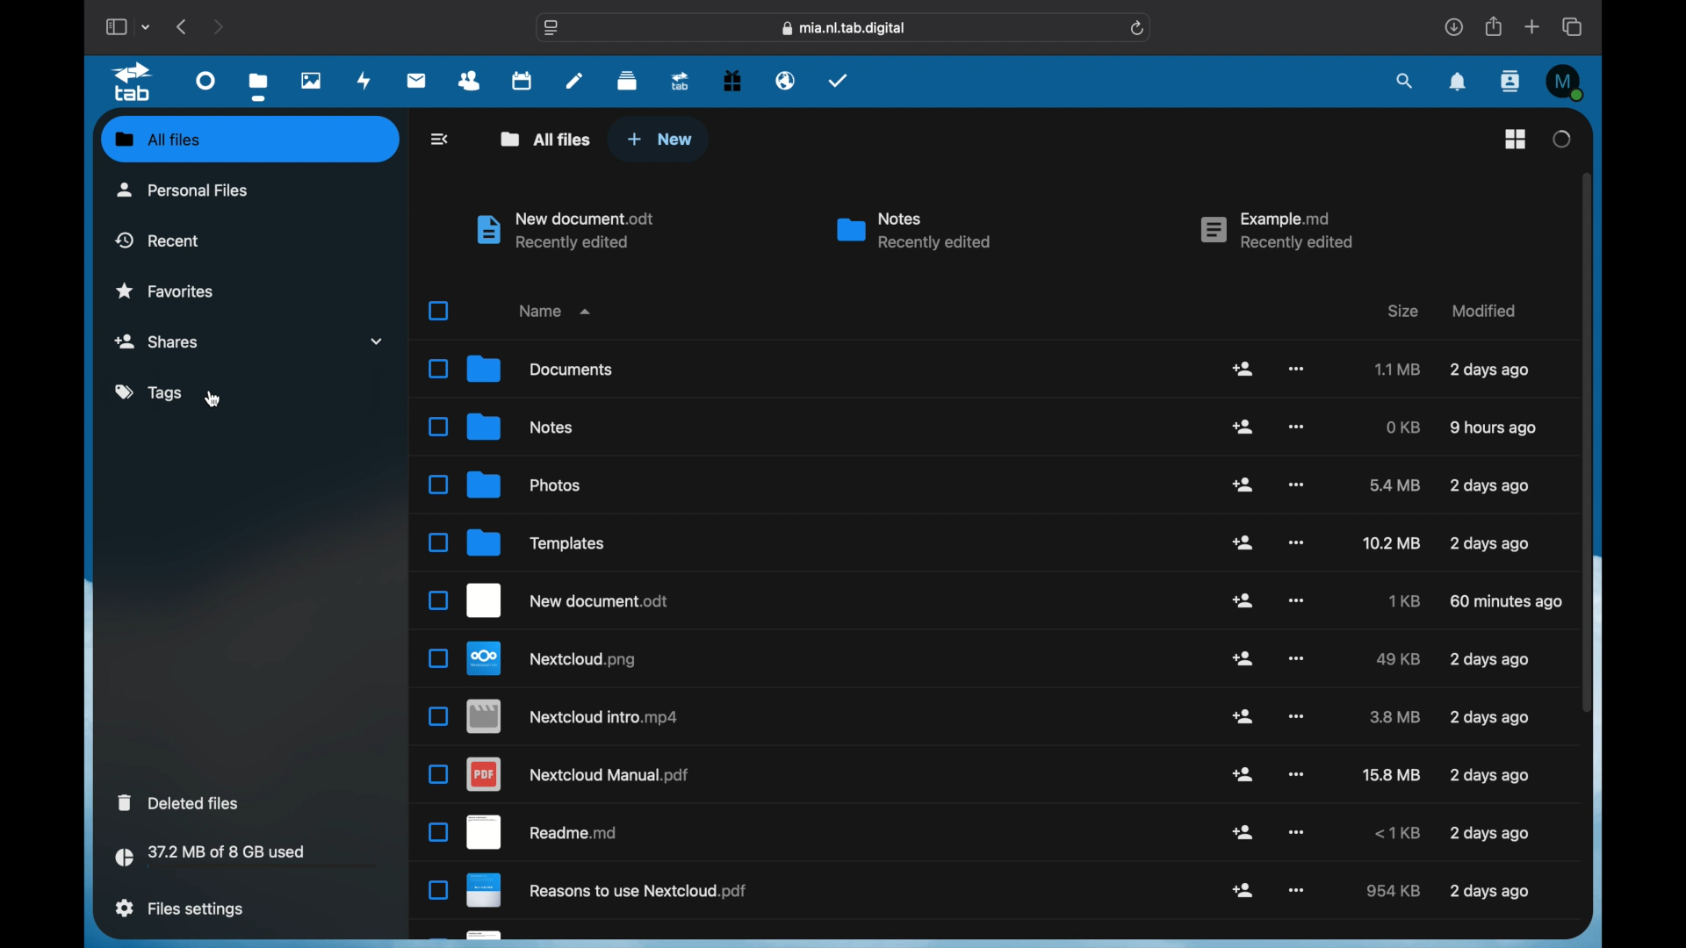 Image resolution: width=1686 pixels, height=948 pixels. What do you see at coordinates (1560, 139) in the screenshot?
I see `loading` at bounding box center [1560, 139].